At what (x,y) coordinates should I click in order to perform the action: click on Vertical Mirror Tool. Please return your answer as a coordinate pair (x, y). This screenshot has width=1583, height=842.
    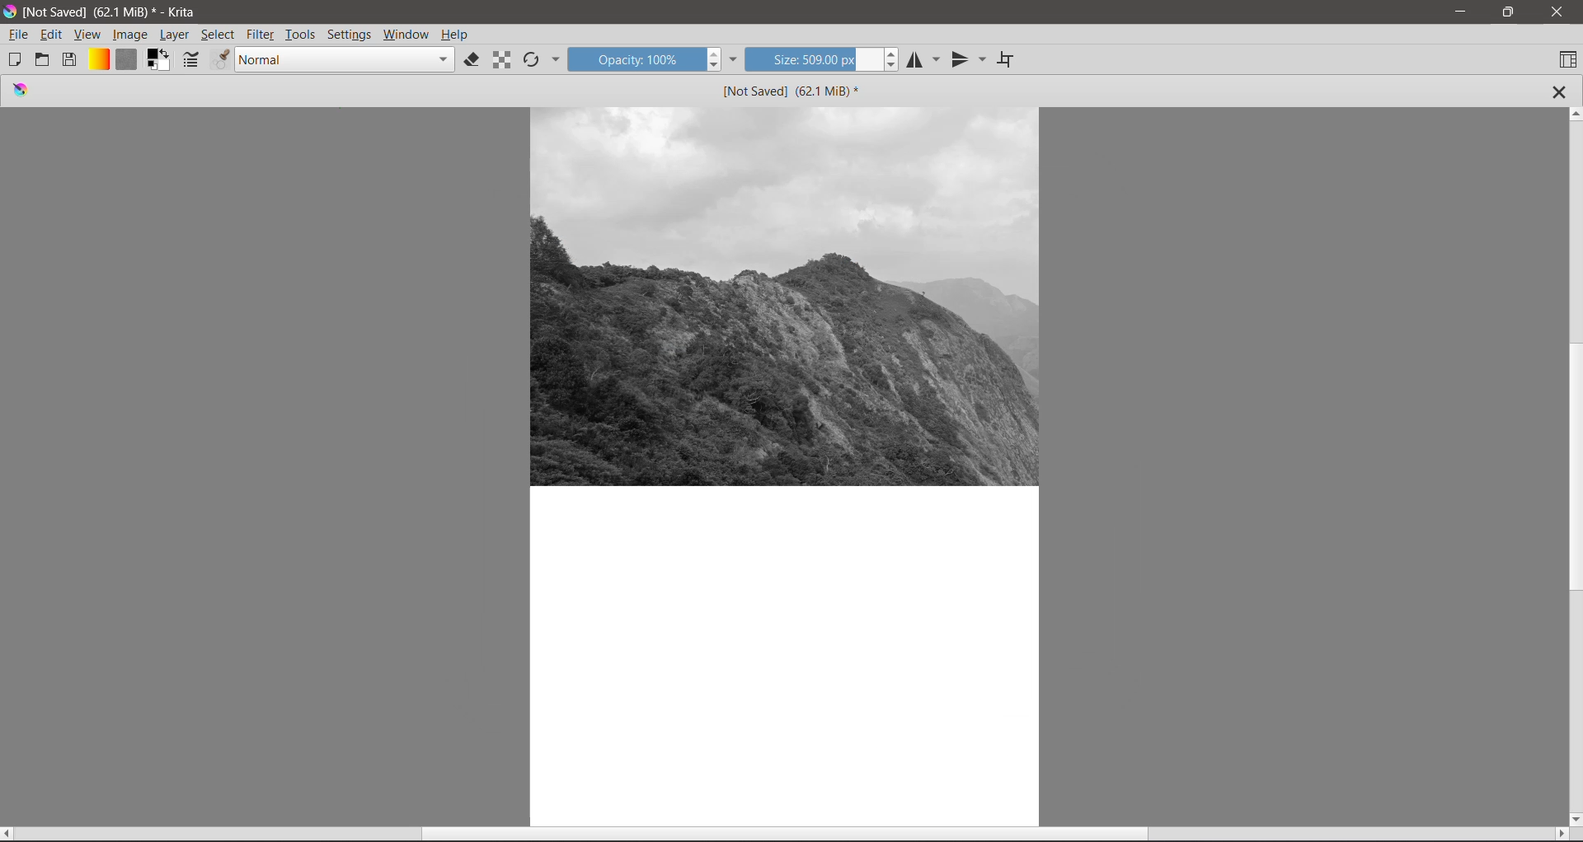
    Looking at the image, I should click on (969, 60).